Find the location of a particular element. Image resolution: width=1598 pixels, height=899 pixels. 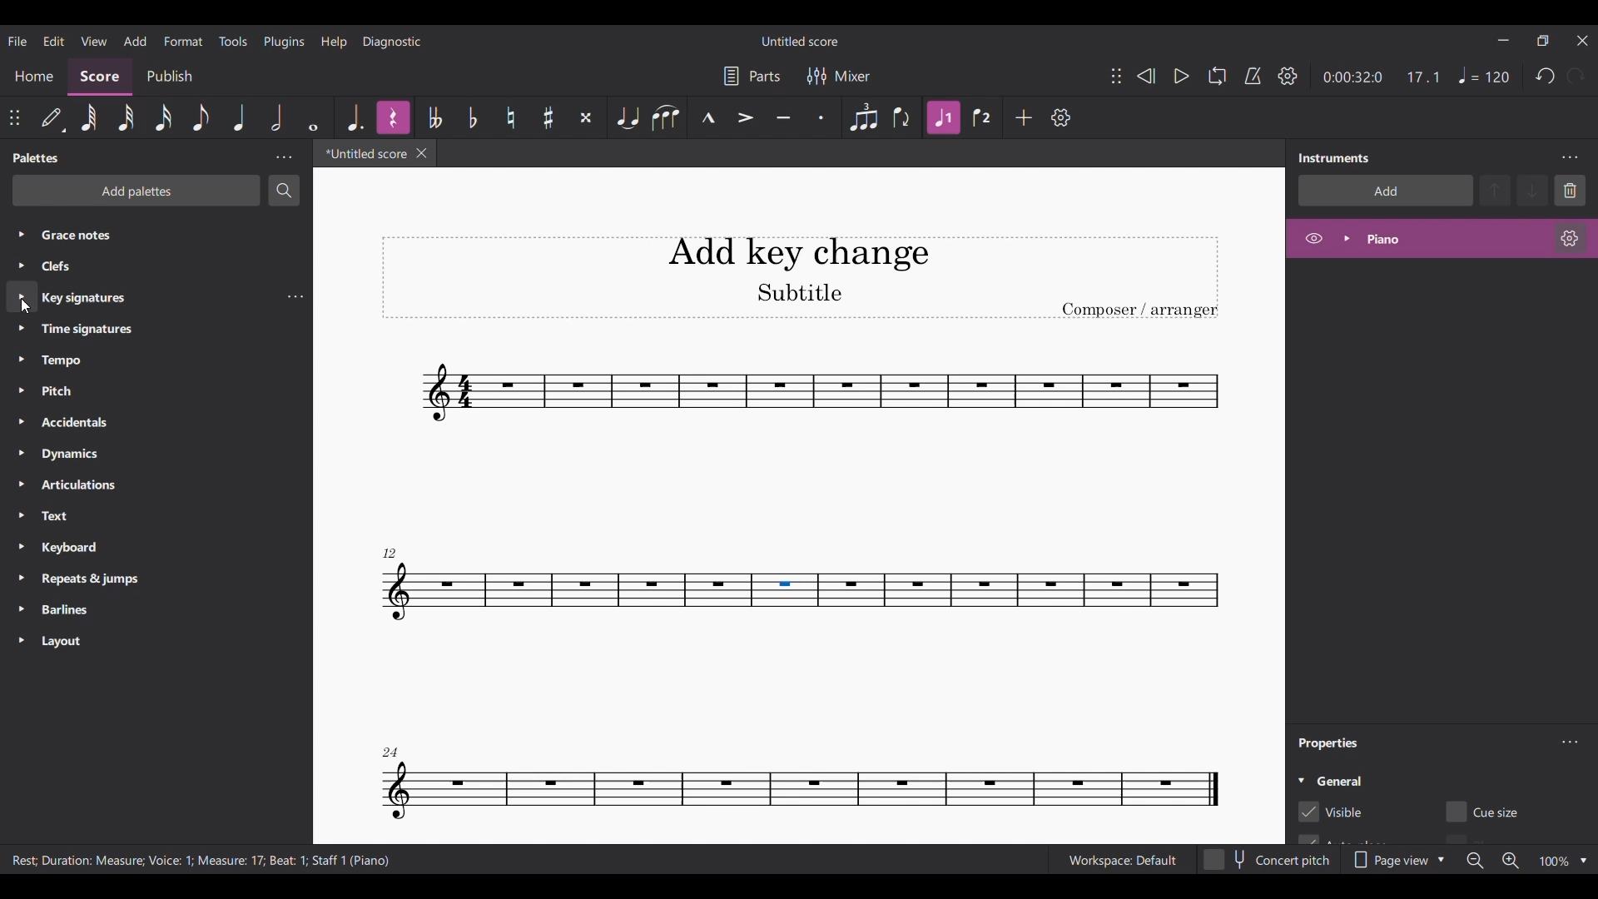

Edit menu is located at coordinates (54, 41).